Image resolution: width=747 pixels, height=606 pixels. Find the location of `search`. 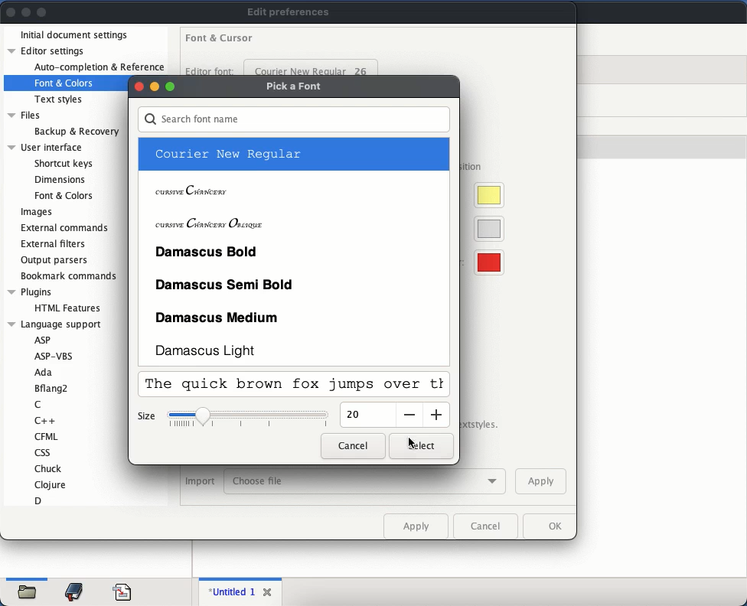

search is located at coordinates (295, 119).